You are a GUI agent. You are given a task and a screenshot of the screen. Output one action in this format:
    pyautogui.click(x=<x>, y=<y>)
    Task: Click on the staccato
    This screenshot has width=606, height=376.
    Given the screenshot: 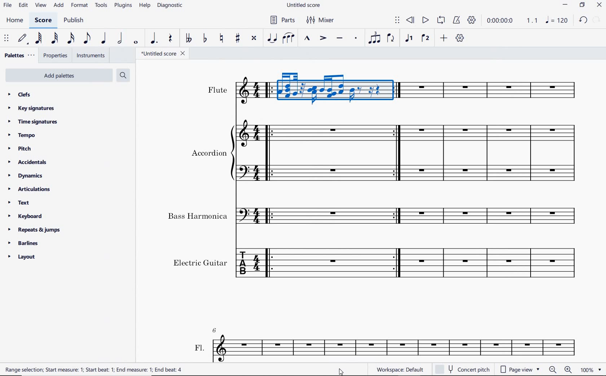 What is the action you would take?
    pyautogui.click(x=356, y=40)
    